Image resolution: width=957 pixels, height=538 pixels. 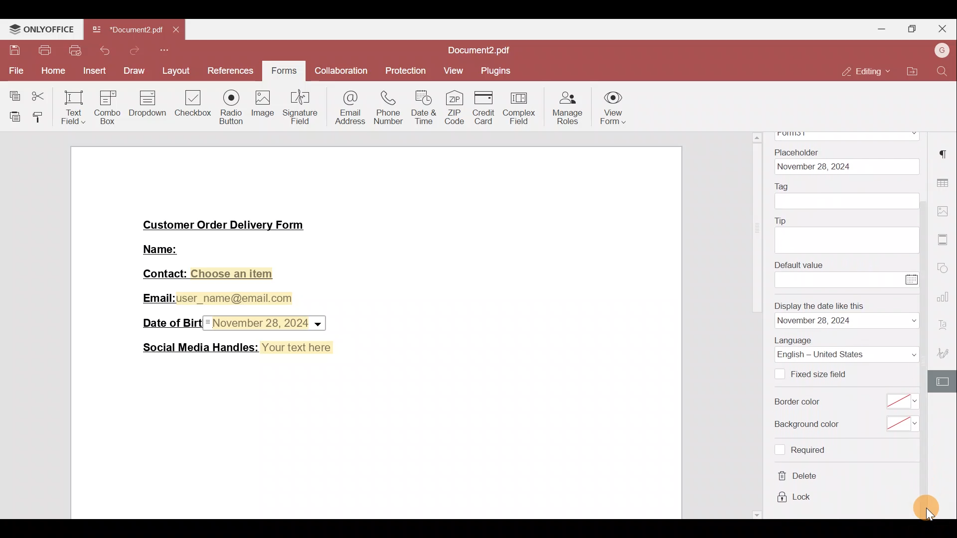 I want to click on Paragraph settings, so click(x=946, y=153).